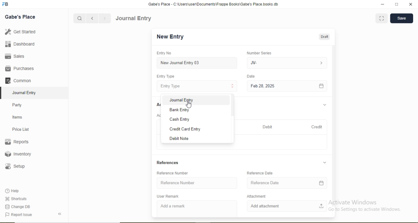 The image size is (418, 223). Describe the element at coordinates (25, 93) in the screenshot. I see `Journal Entry` at that location.